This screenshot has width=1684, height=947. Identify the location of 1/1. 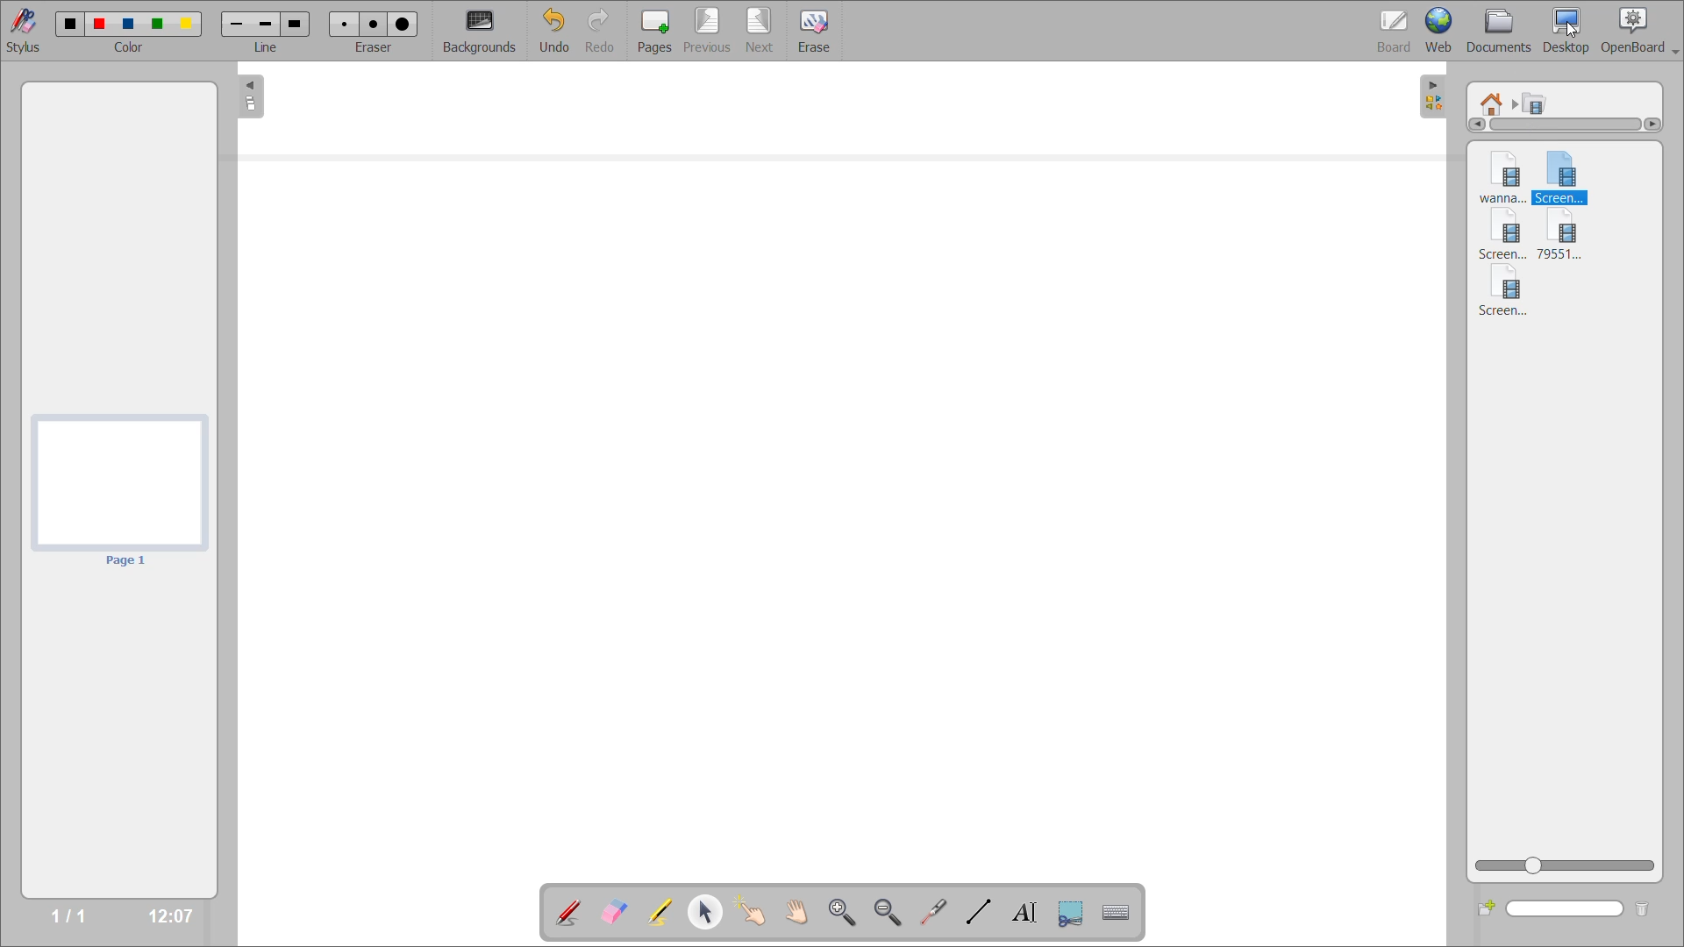
(68, 916).